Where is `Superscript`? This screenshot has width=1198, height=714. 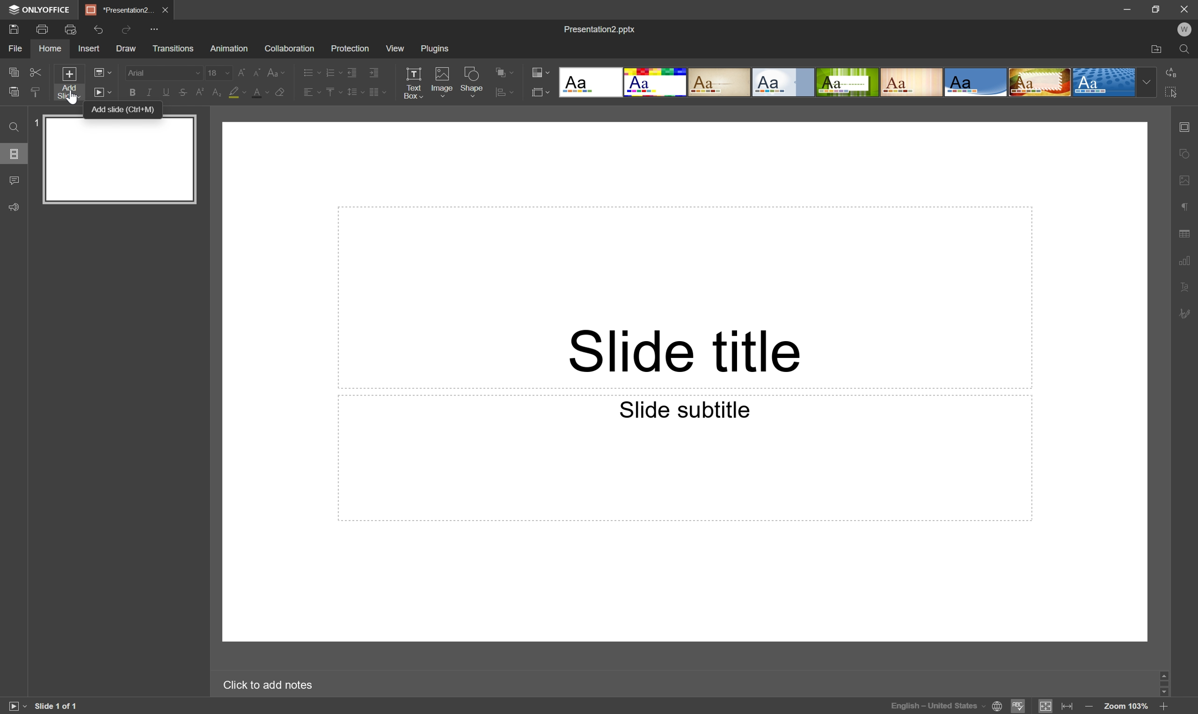 Superscript is located at coordinates (199, 92).